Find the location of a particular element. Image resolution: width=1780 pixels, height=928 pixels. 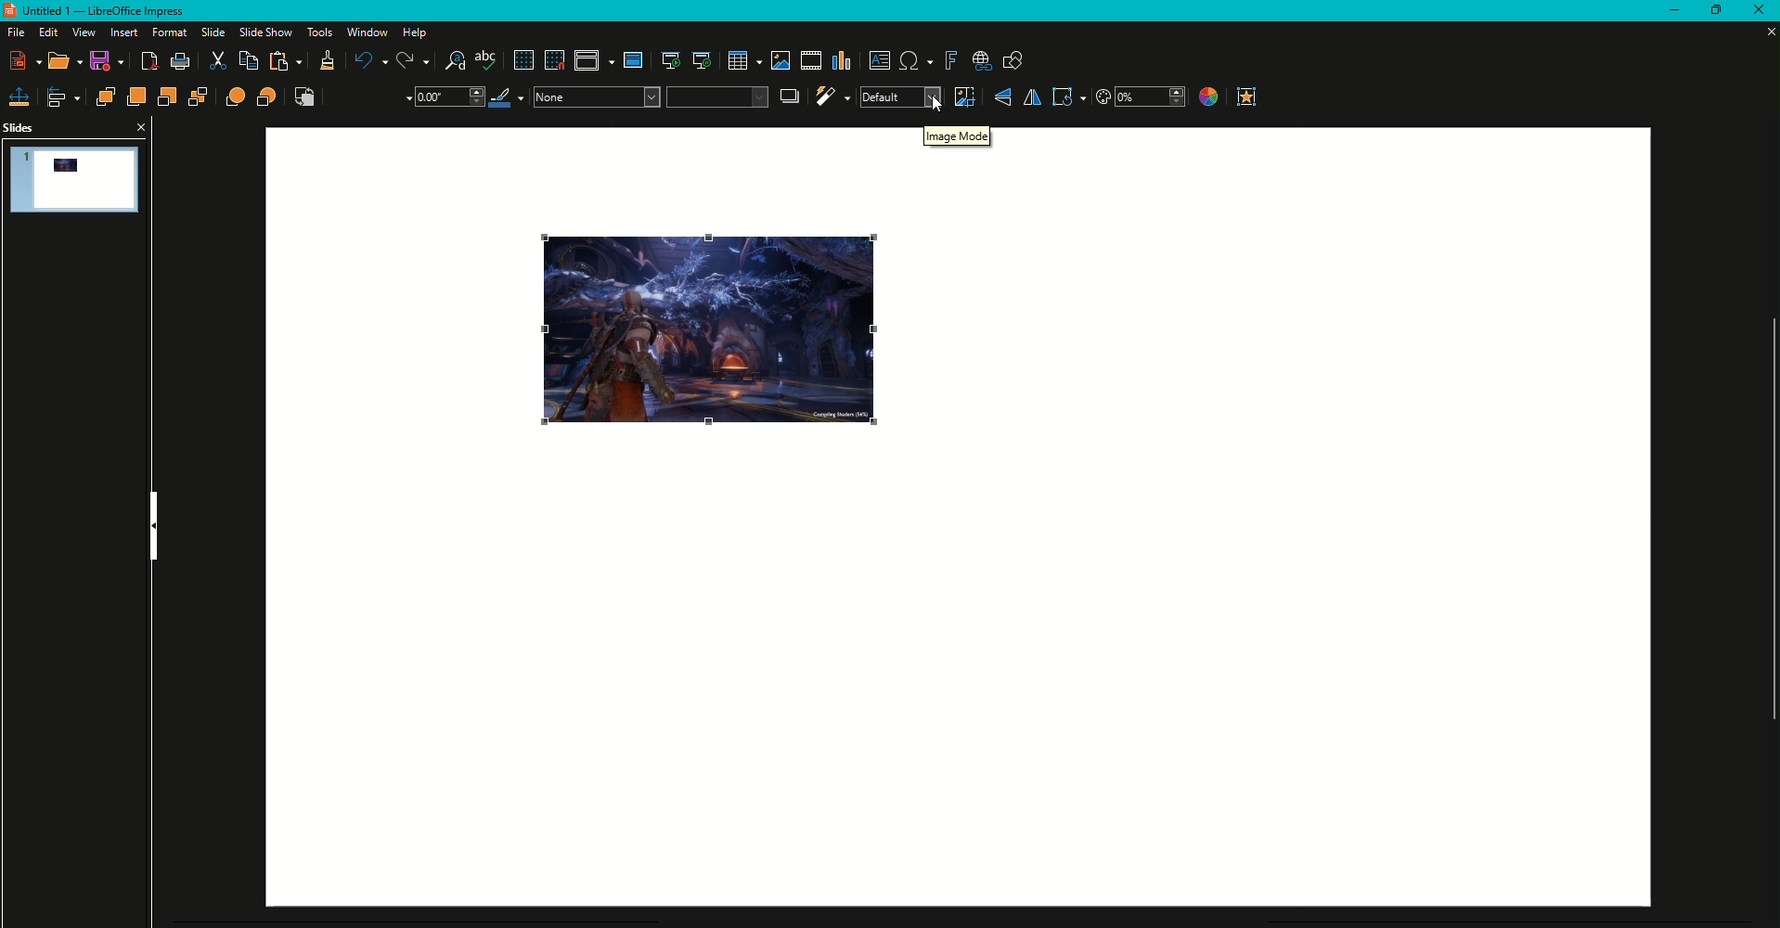

Bring to front is located at coordinates (105, 97).